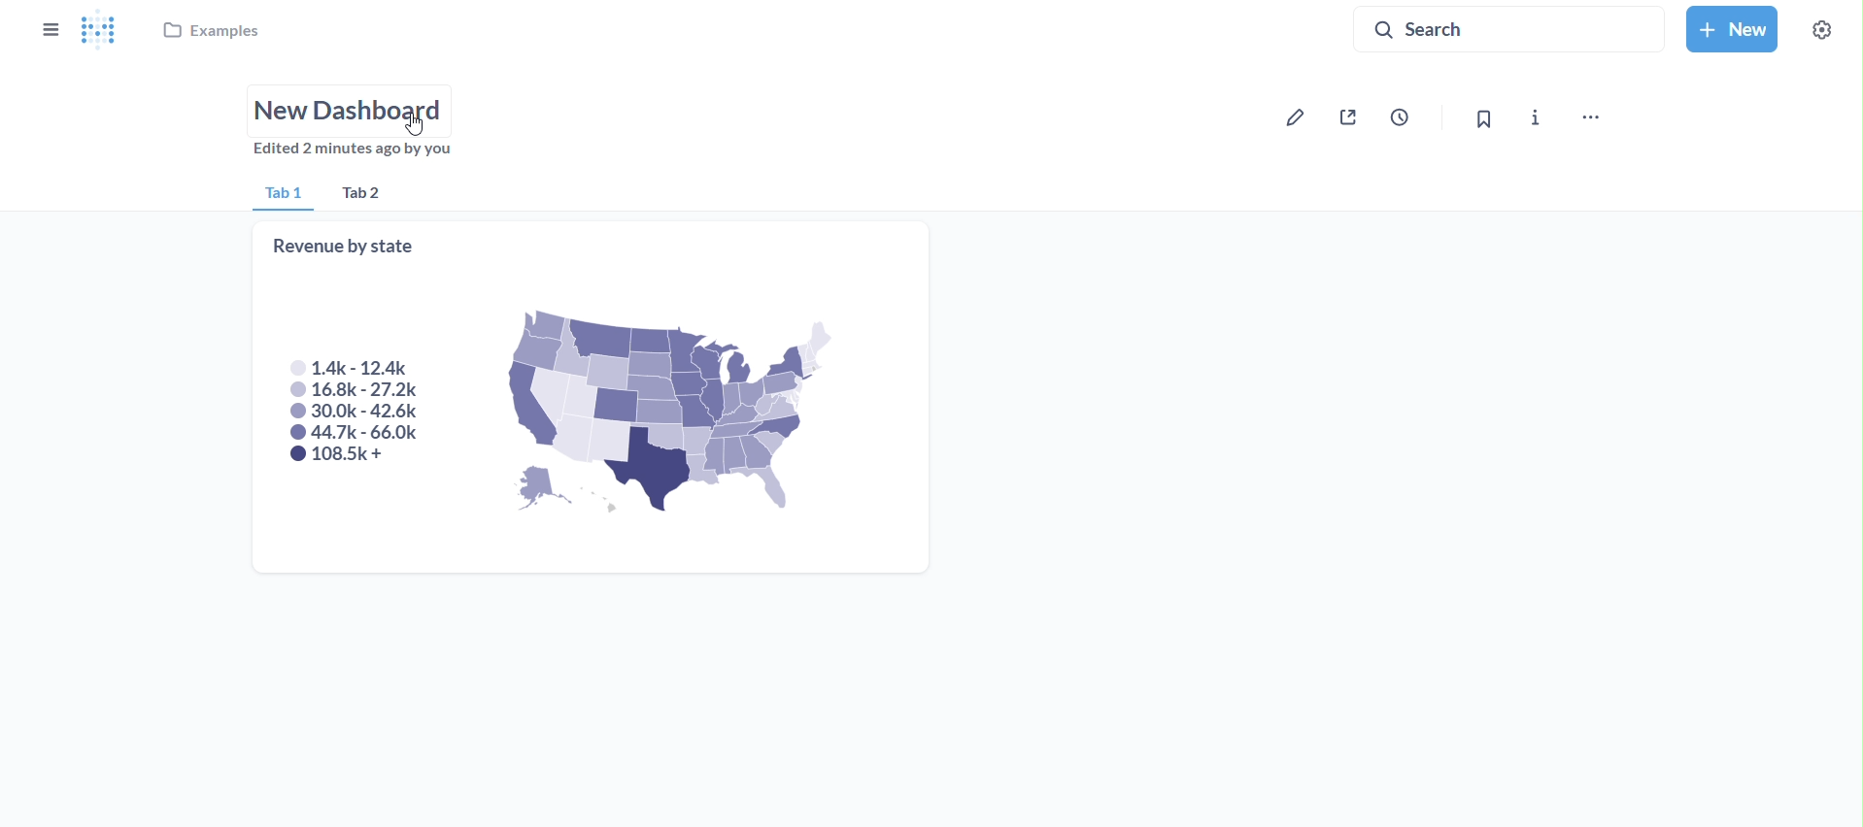 The width and height of the screenshot is (1863, 827). I want to click on tab 2, so click(372, 194).